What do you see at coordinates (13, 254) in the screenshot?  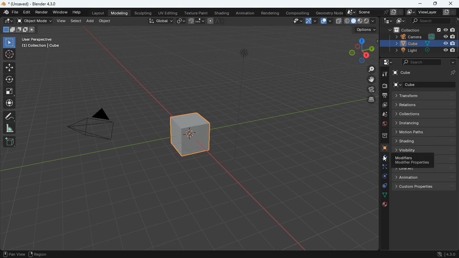 I see `pan view` at bounding box center [13, 254].